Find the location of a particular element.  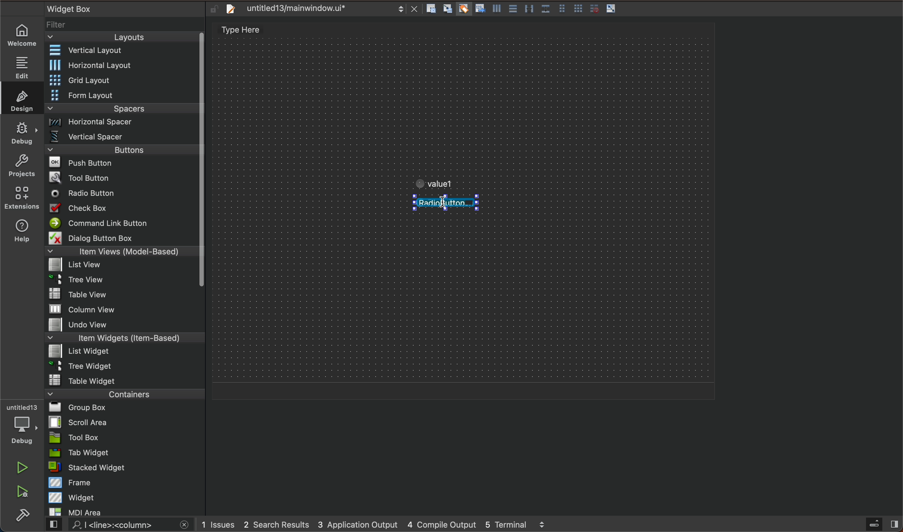

filter is located at coordinates (126, 27).